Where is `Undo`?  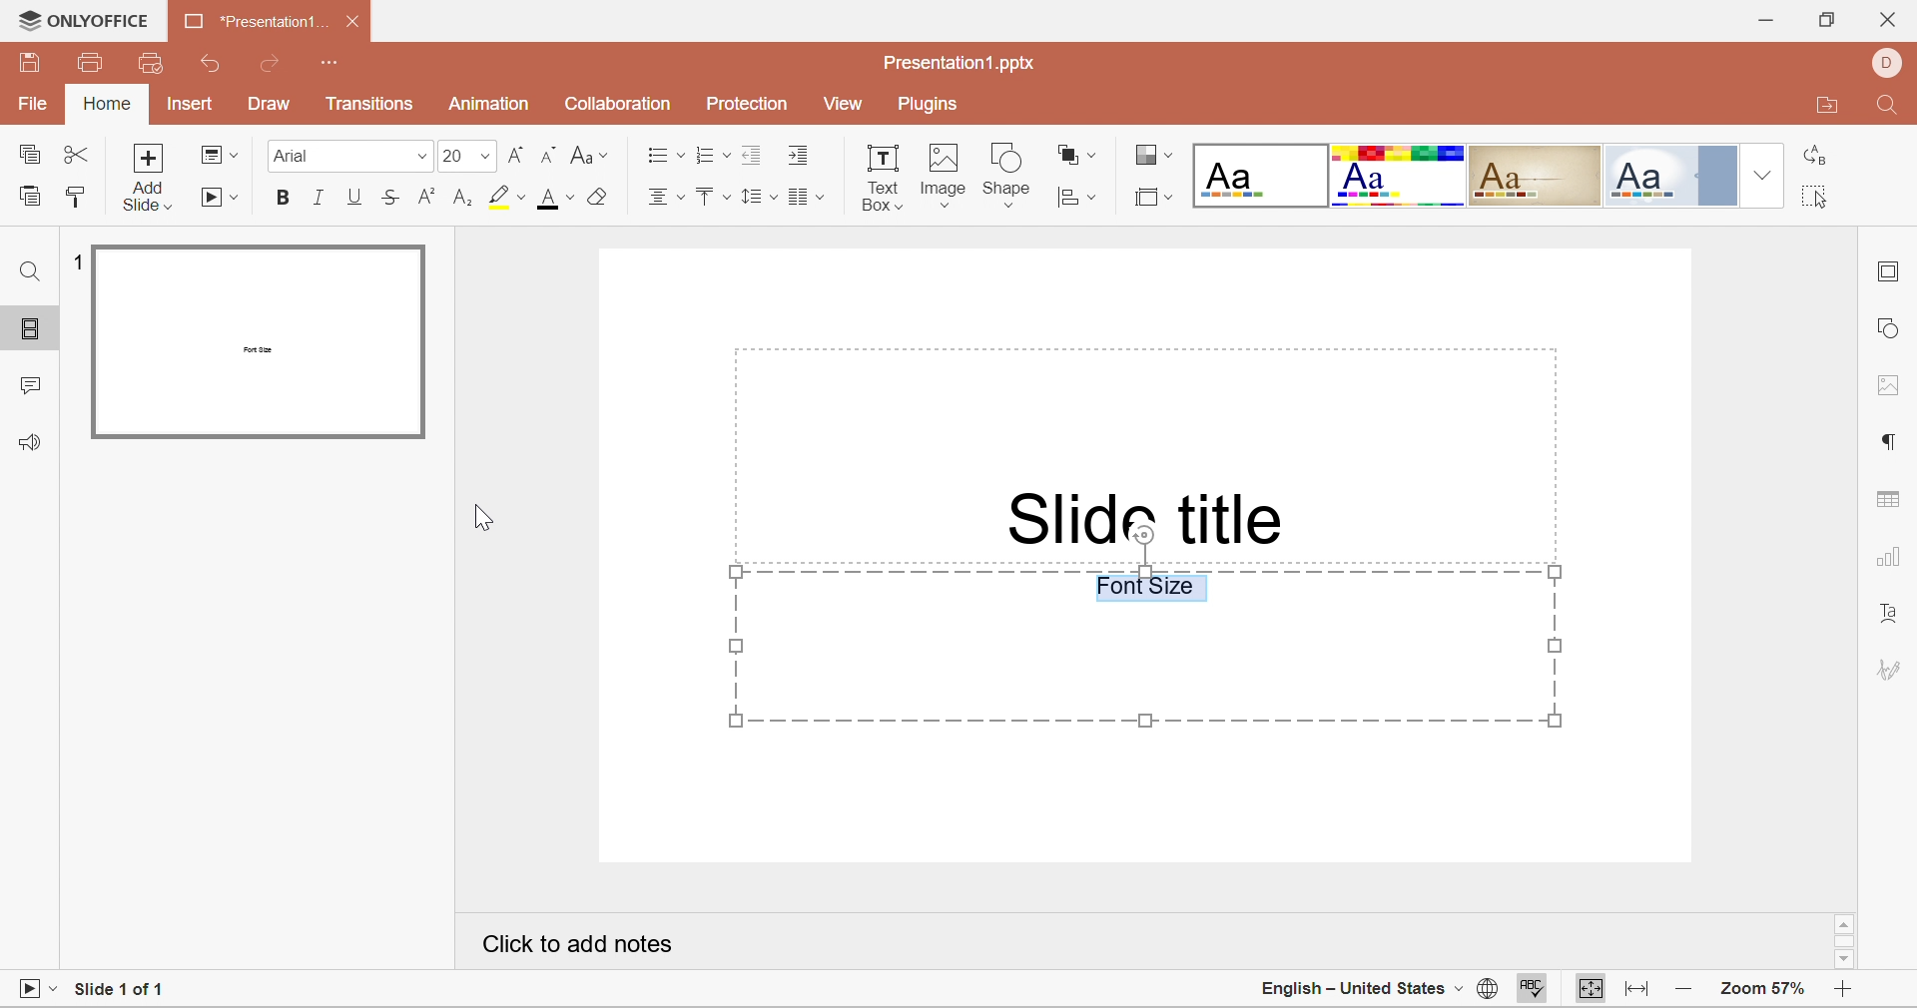
Undo is located at coordinates (217, 66).